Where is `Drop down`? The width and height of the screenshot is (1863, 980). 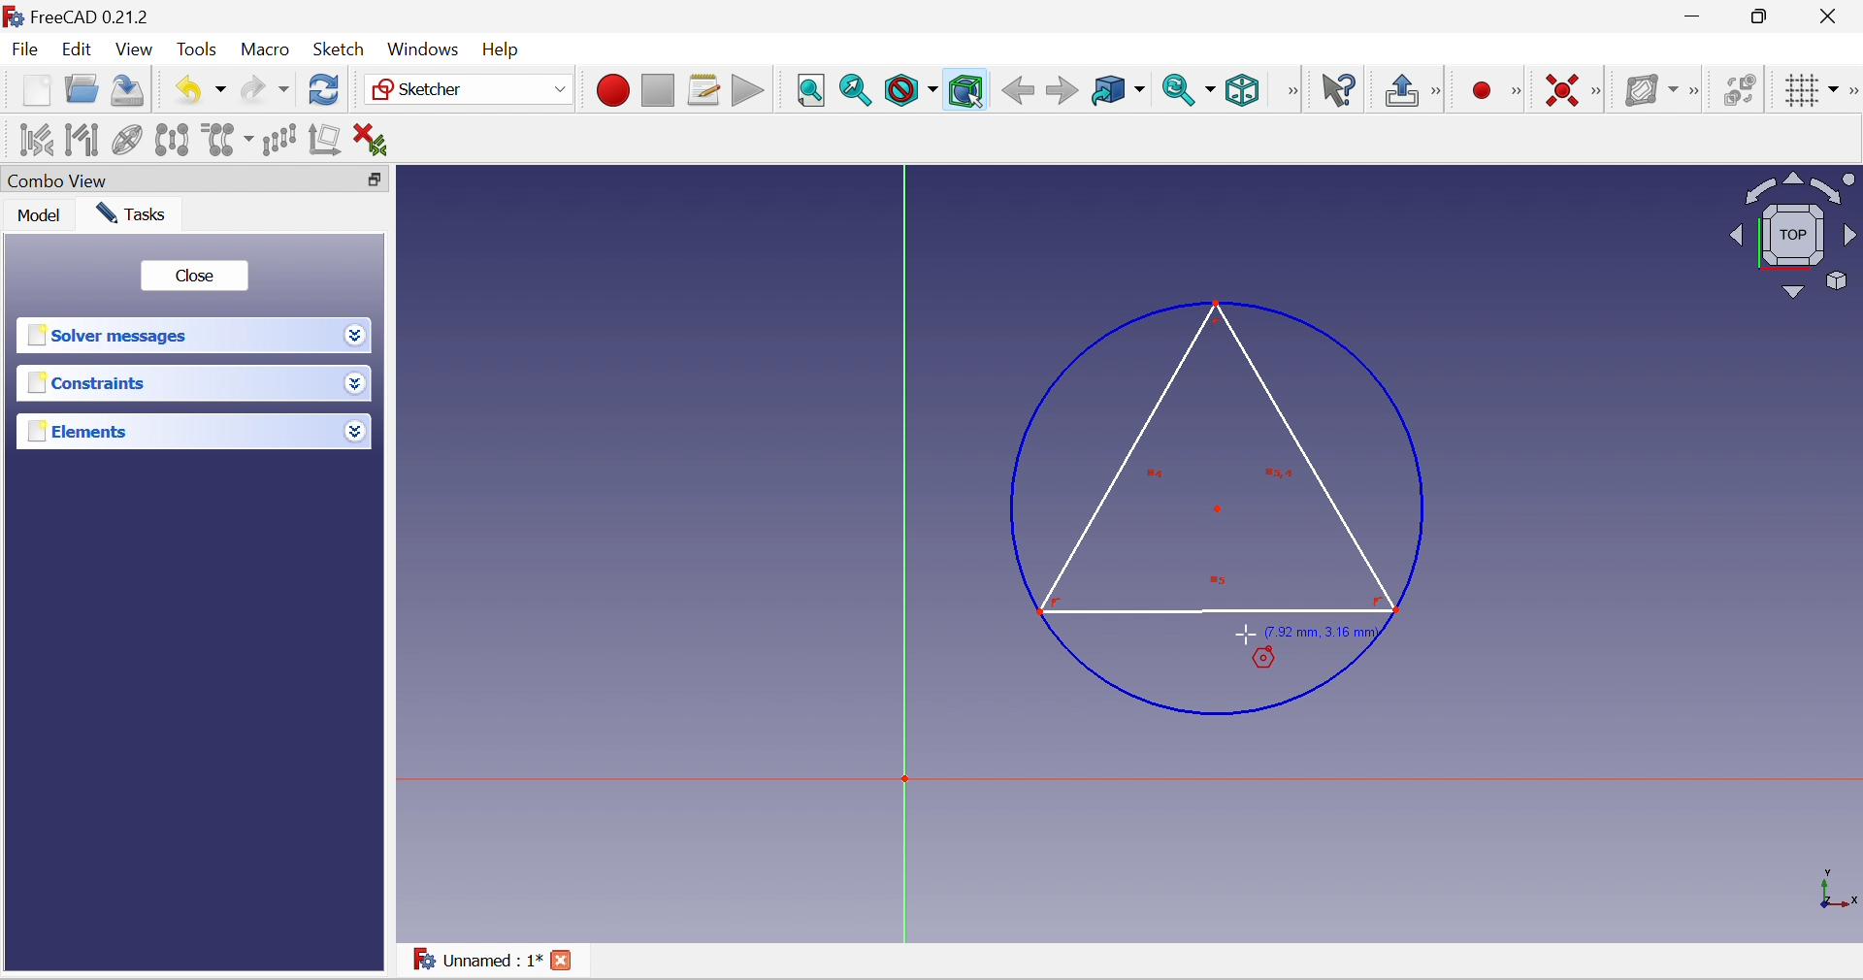 Drop down is located at coordinates (356, 384).